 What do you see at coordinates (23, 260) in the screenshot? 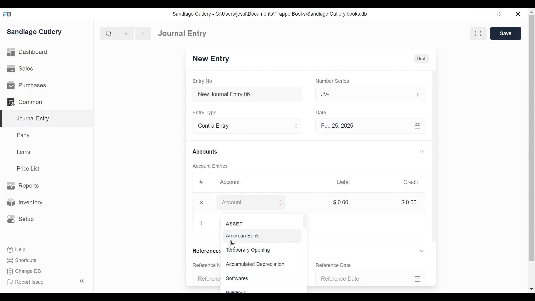
I see `Shortcuts` at bounding box center [23, 260].